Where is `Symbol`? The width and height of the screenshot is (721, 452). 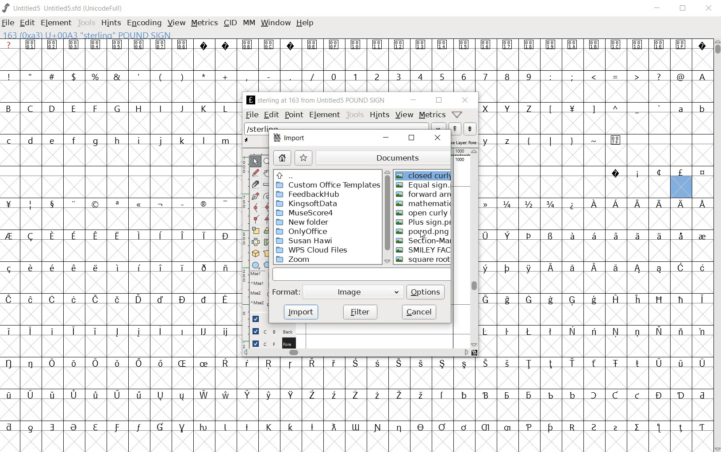 Symbol is located at coordinates (507, 300).